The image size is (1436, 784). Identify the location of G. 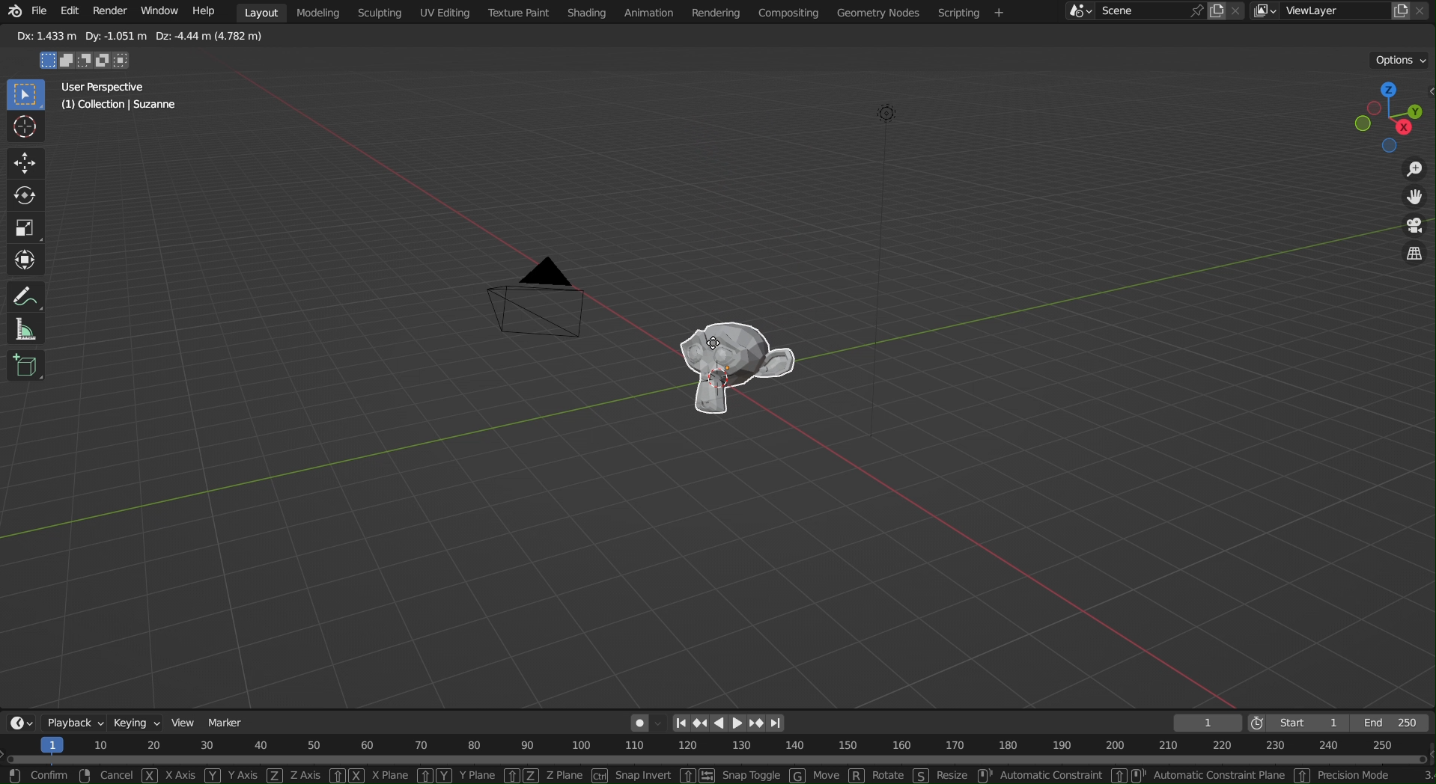
(798, 776).